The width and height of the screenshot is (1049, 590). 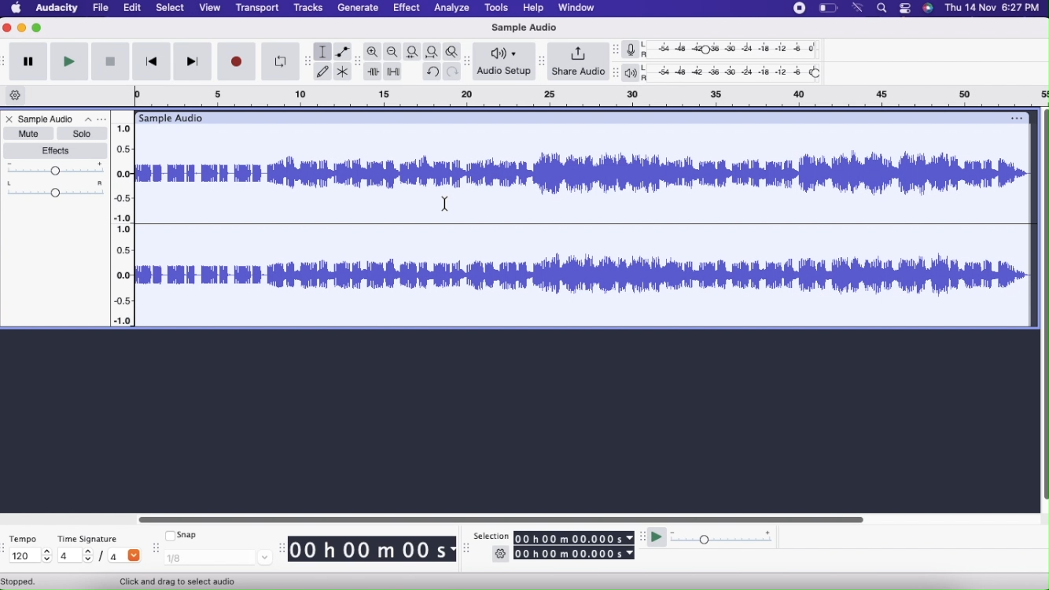 What do you see at coordinates (446, 205) in the screenshot?
I see `Cursor` at bounding box center [446, 205].